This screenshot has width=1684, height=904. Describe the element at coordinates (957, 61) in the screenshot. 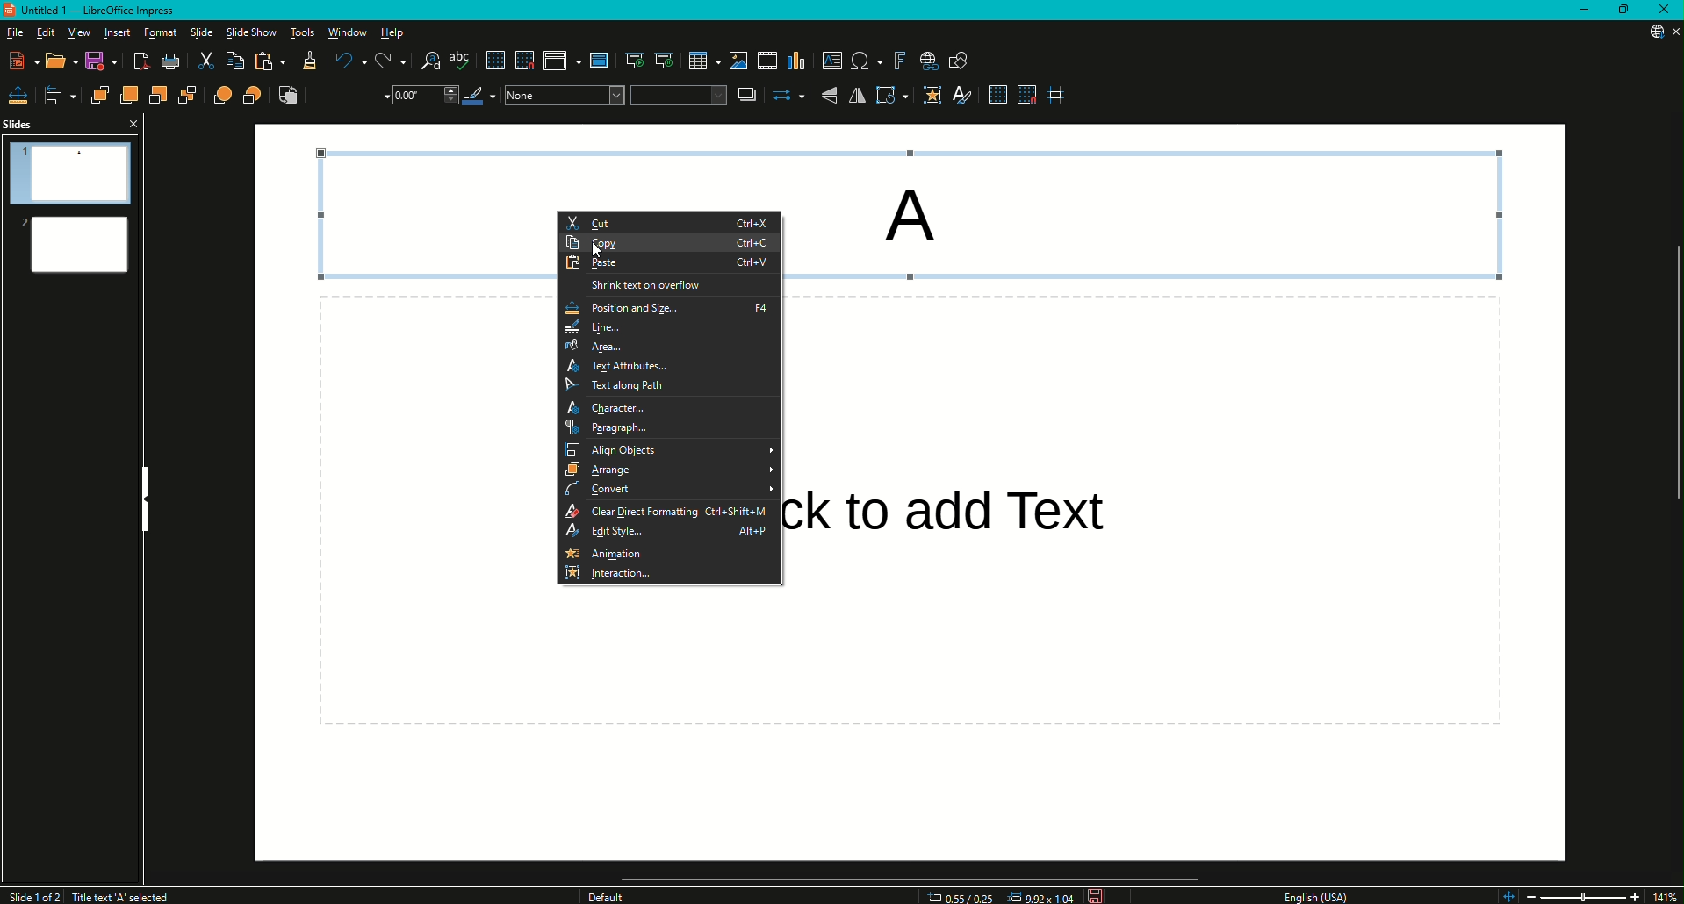

I see `Show Draw Function` at that location.